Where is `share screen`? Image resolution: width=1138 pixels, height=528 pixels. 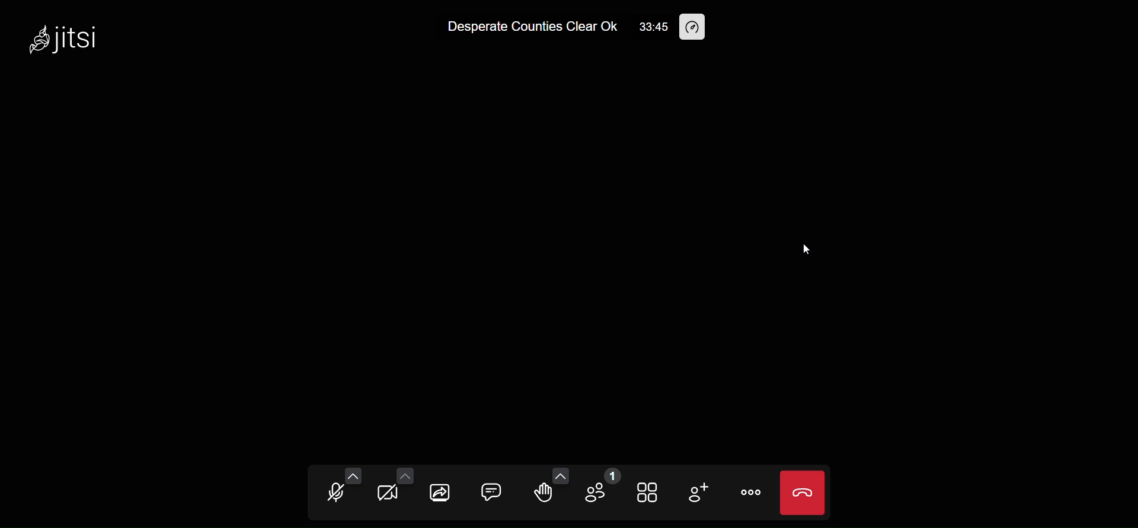 share screen is located at coordinates (439, 493).